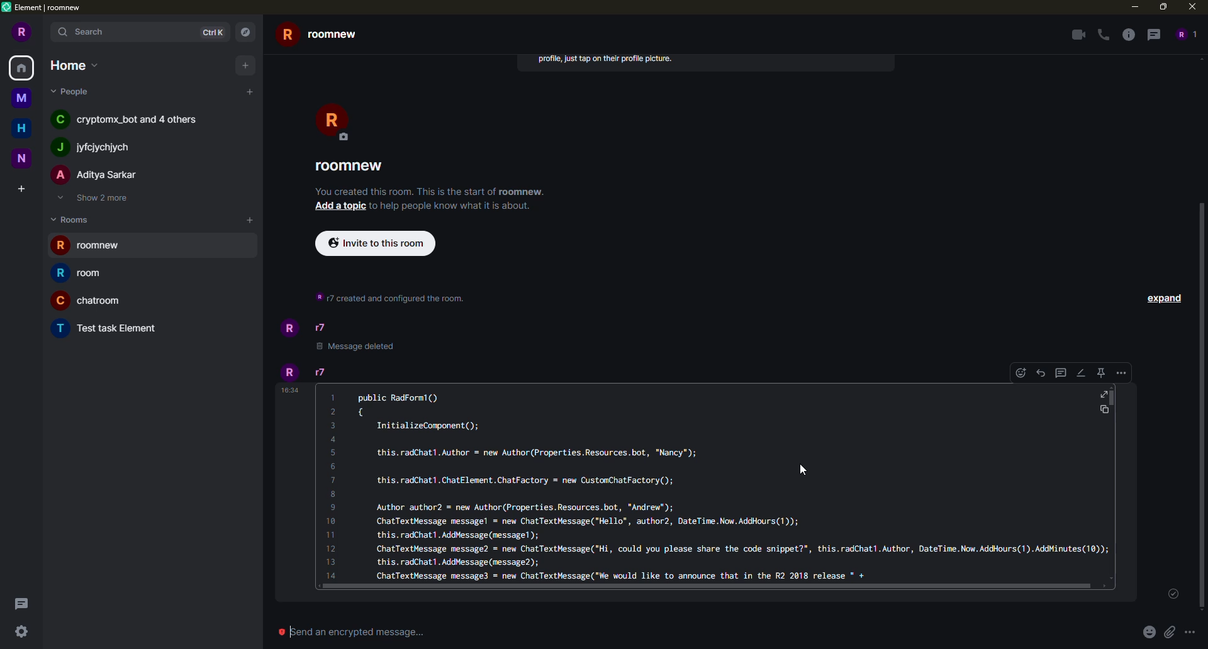  I want to click on create space, so click(23, 187).